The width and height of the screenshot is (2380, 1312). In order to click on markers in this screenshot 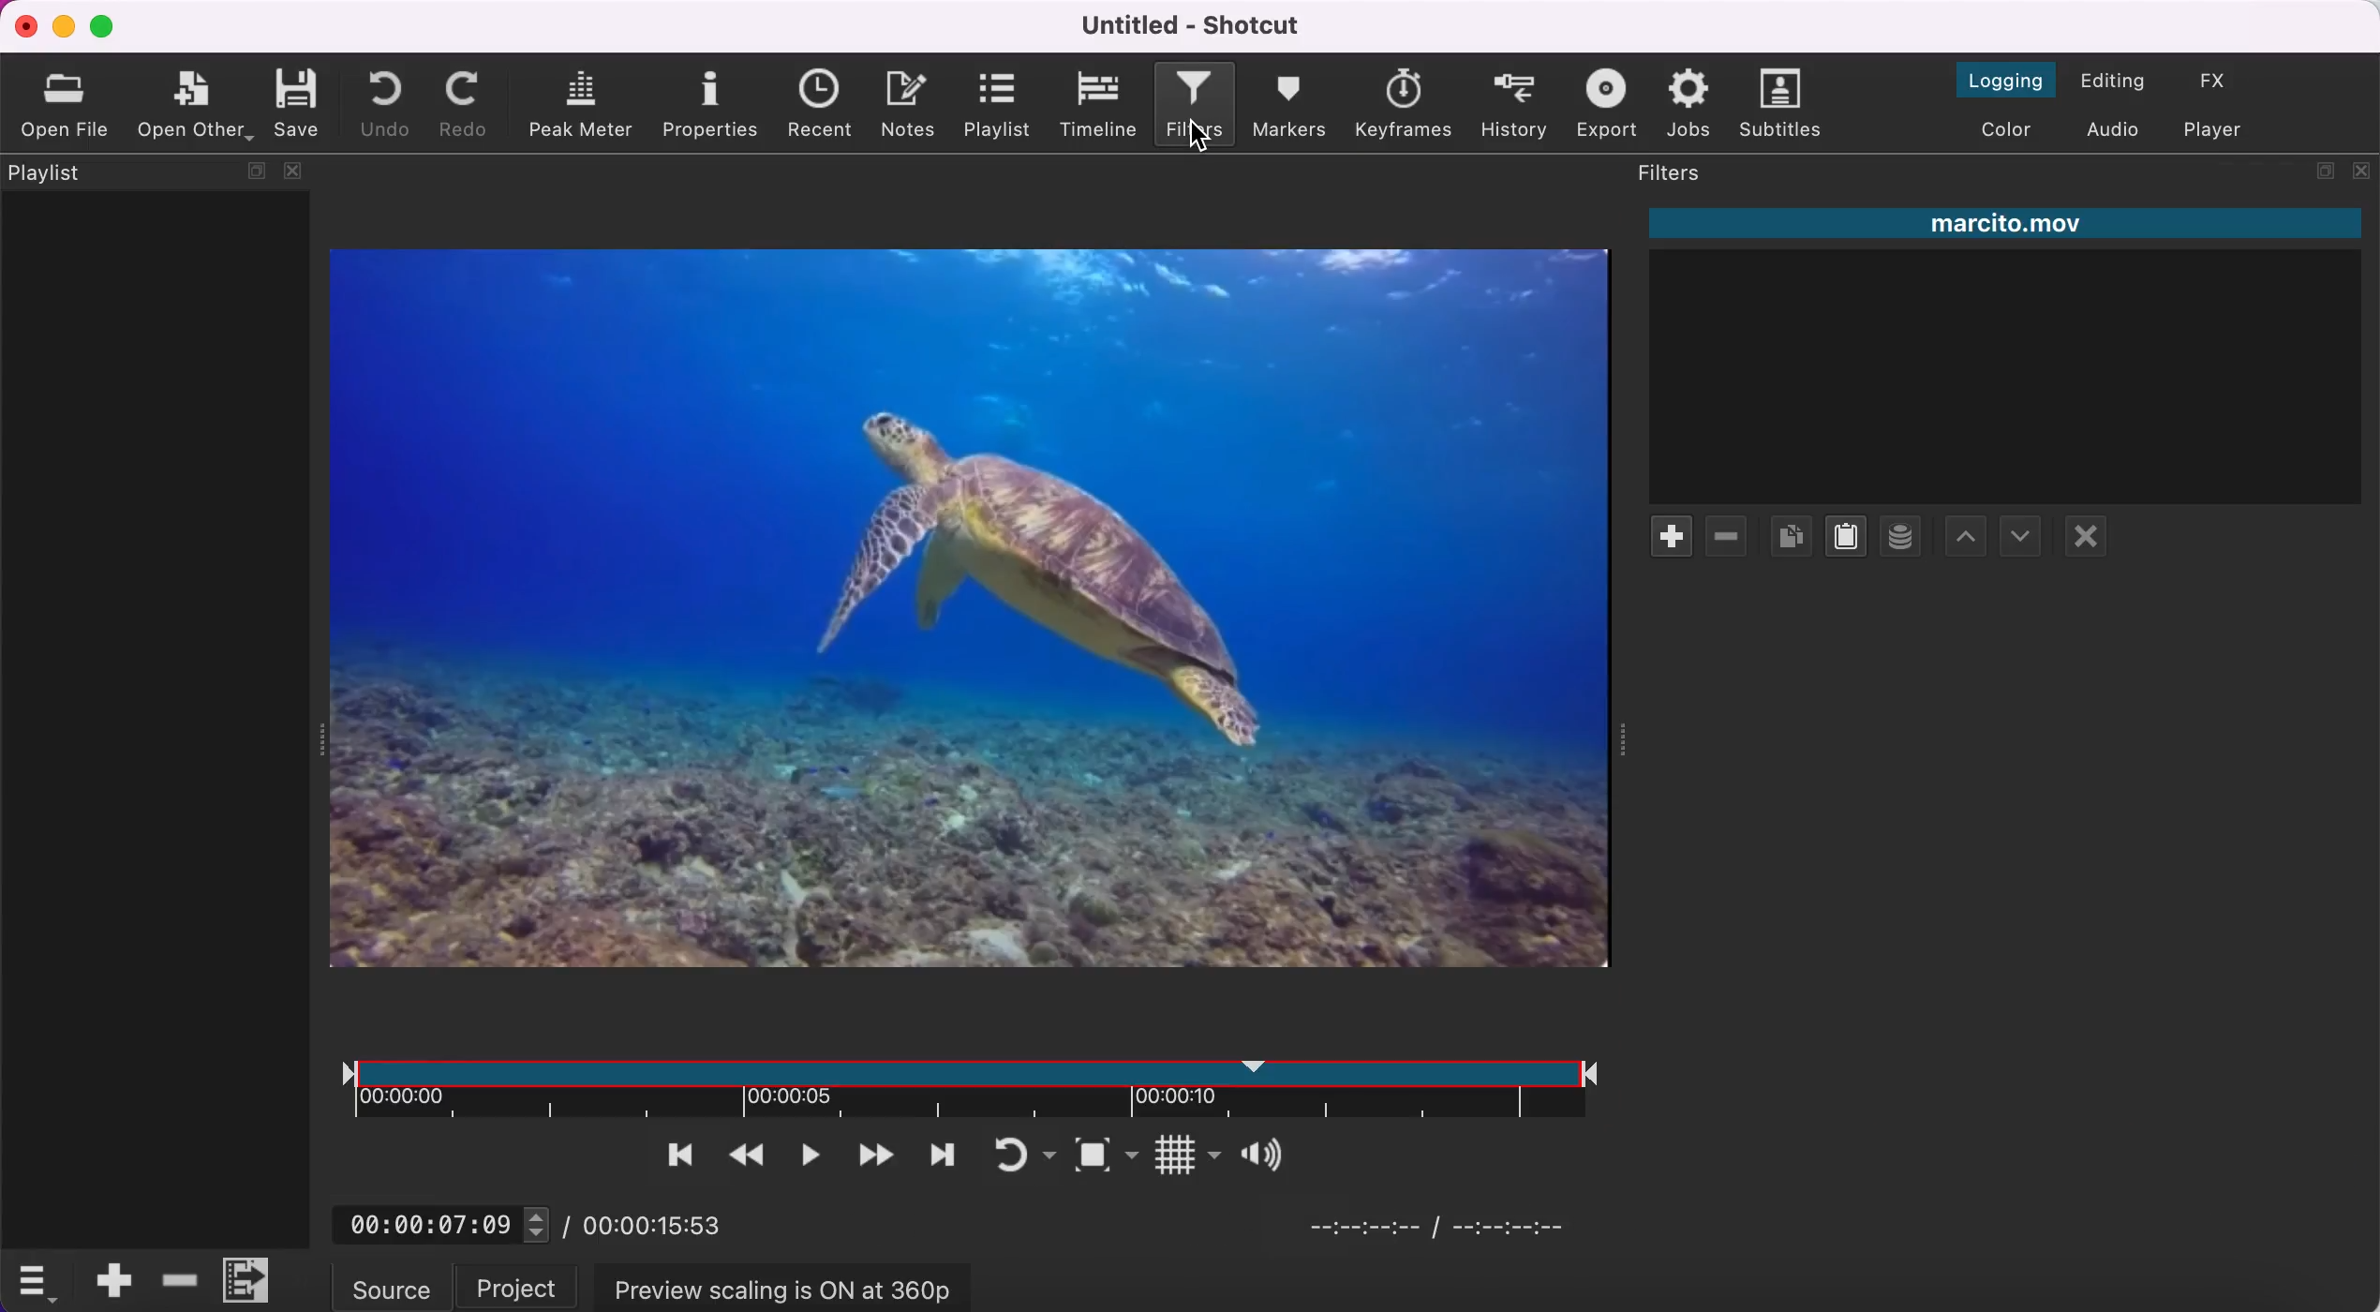, I will do `click(1291, 107)`.